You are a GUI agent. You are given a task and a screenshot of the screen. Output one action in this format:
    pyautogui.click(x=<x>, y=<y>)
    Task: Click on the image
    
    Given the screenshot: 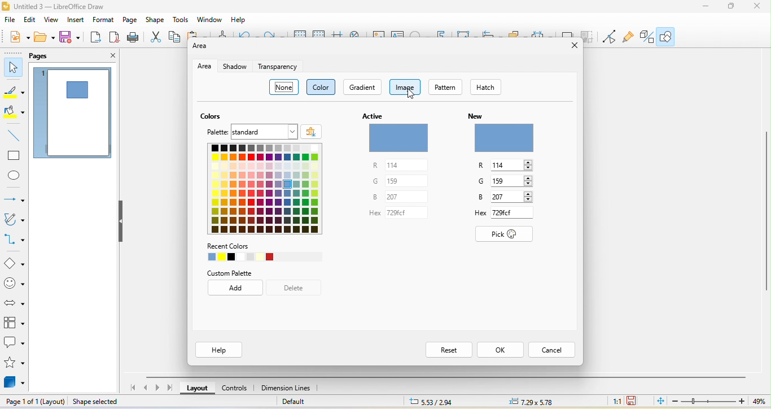 What is the action you would take?
    pyautogui.click(x=408, y=88)
    